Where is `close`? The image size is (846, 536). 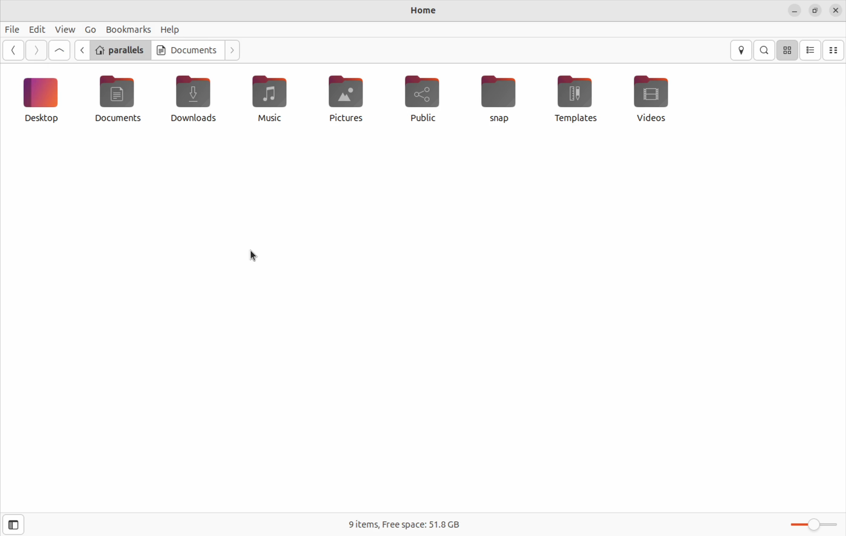
close is located at coordinates (837, 9).